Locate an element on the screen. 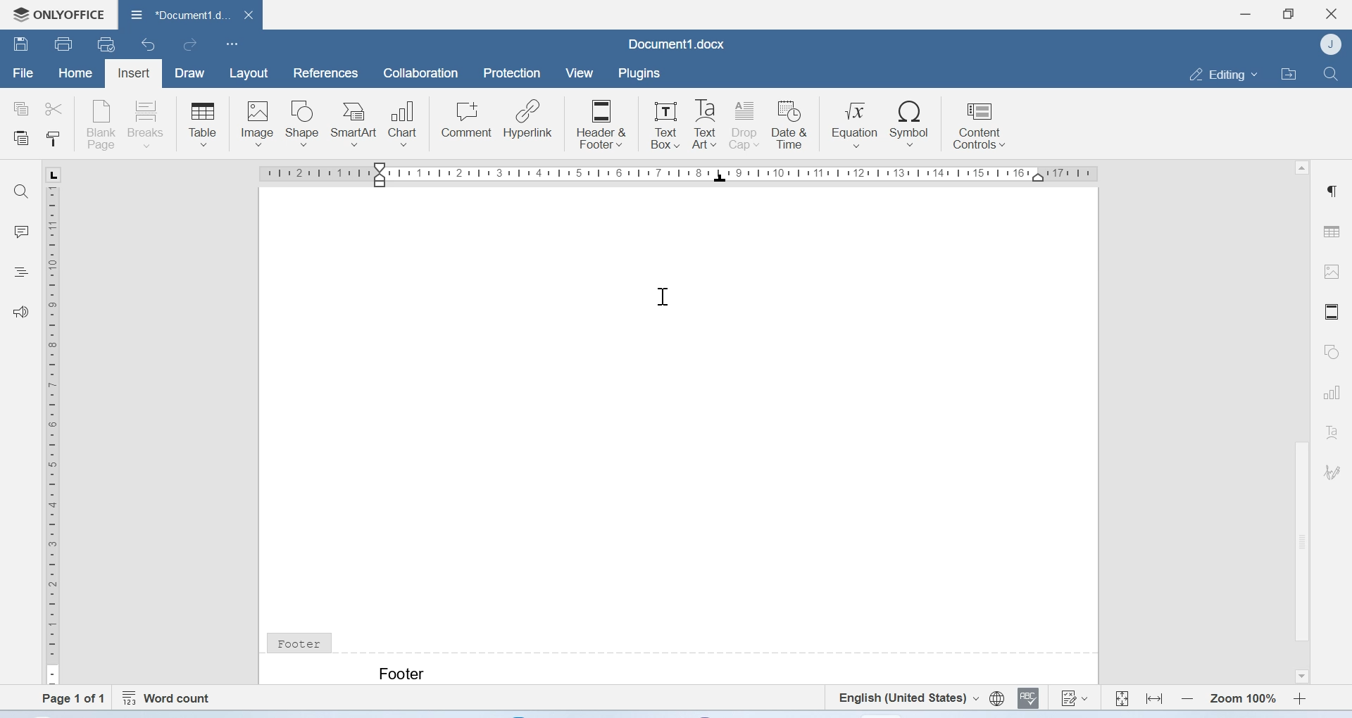 This screenshot has width=1352, height=718. Scale is located at coordinates (681, 173).